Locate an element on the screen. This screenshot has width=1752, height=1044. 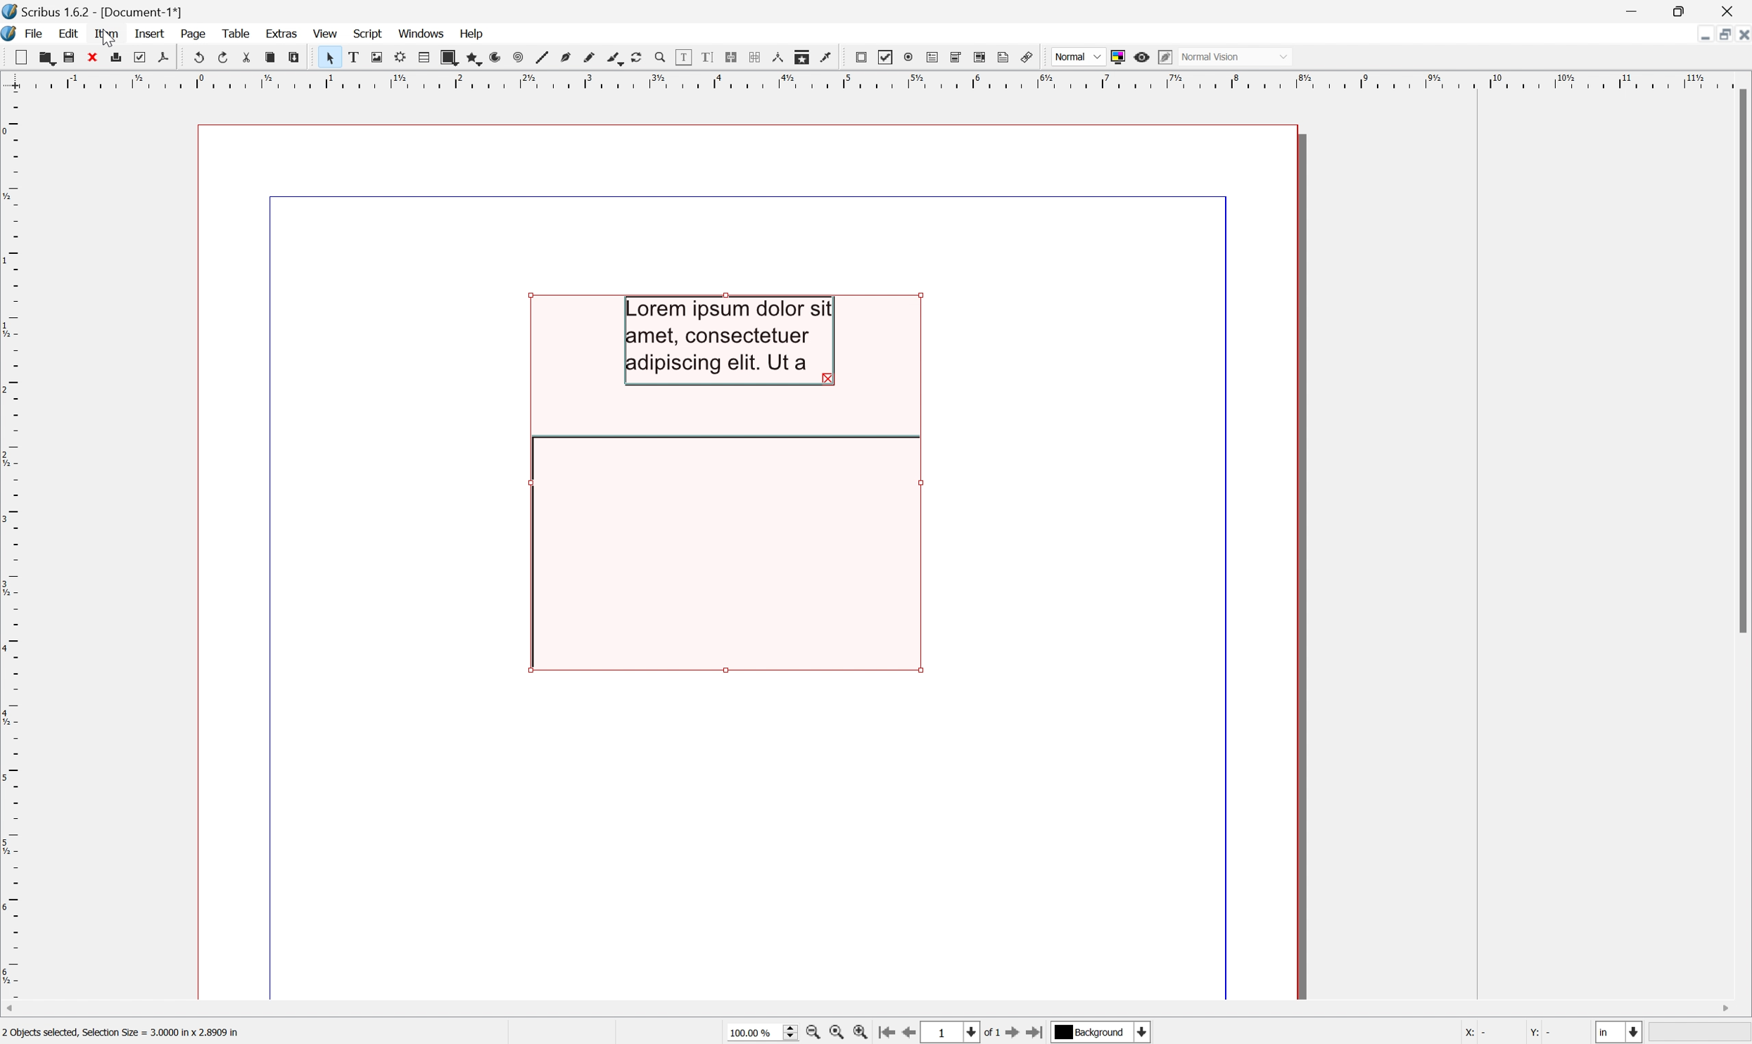
Go to the next page is located at coordinates (1013, 1032).